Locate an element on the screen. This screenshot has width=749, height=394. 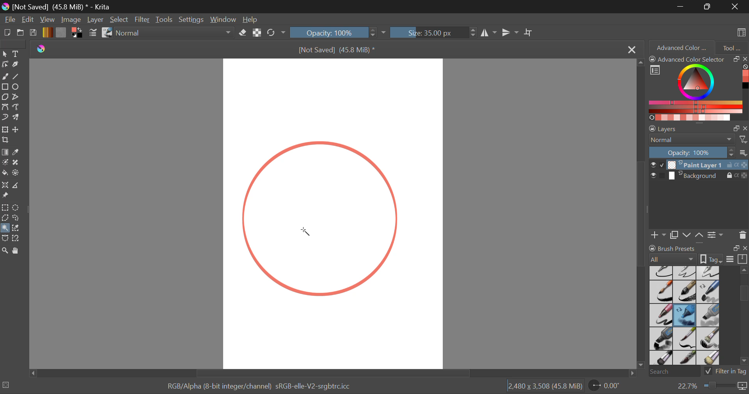
Continuous Selection Tool in Circle is located at coordinates (305, 236).